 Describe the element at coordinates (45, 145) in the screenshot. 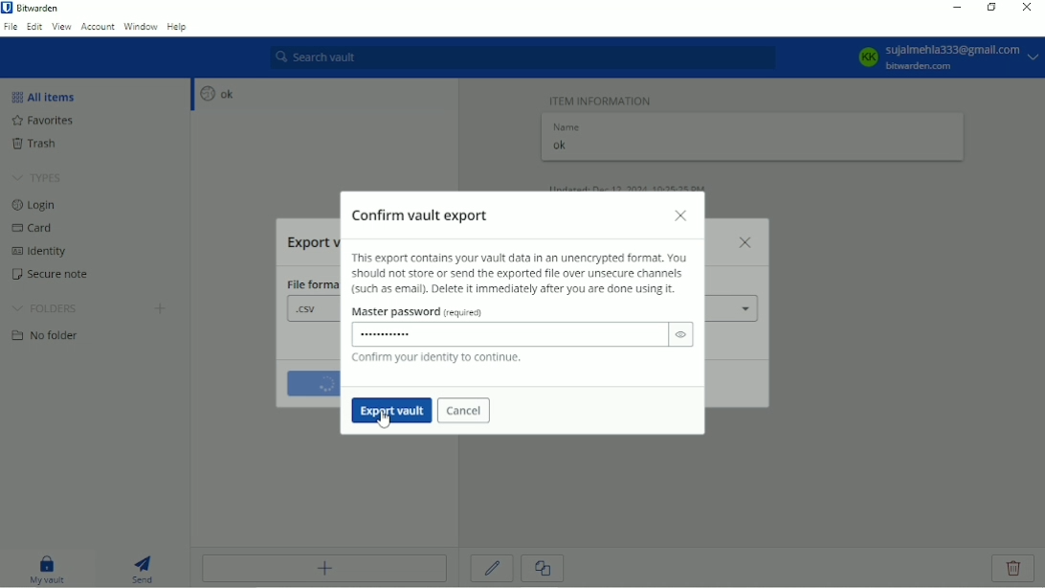

I see `Trash` at that location.